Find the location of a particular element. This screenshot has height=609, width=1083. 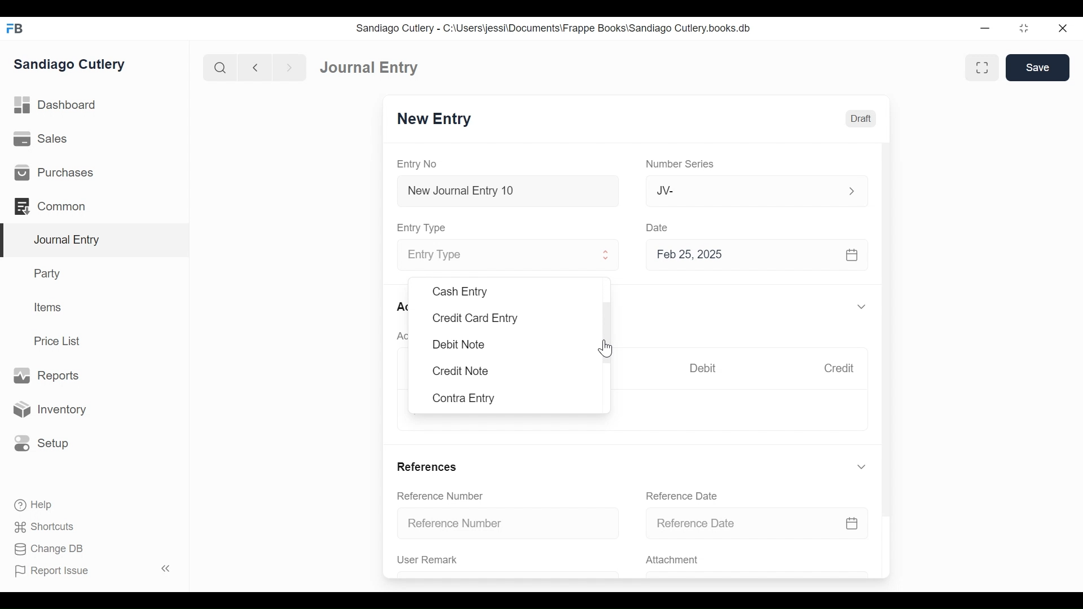

New Journal Entry 10 is located at coordinates (508, 191).